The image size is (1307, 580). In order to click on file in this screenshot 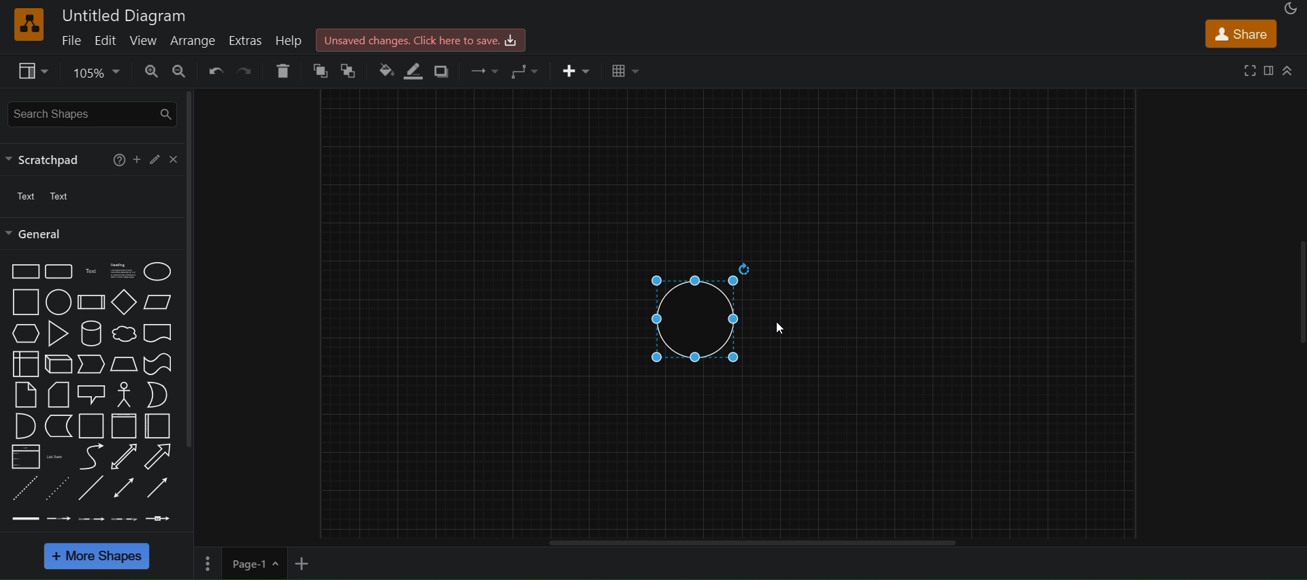, I will do `click(71, 39)`.